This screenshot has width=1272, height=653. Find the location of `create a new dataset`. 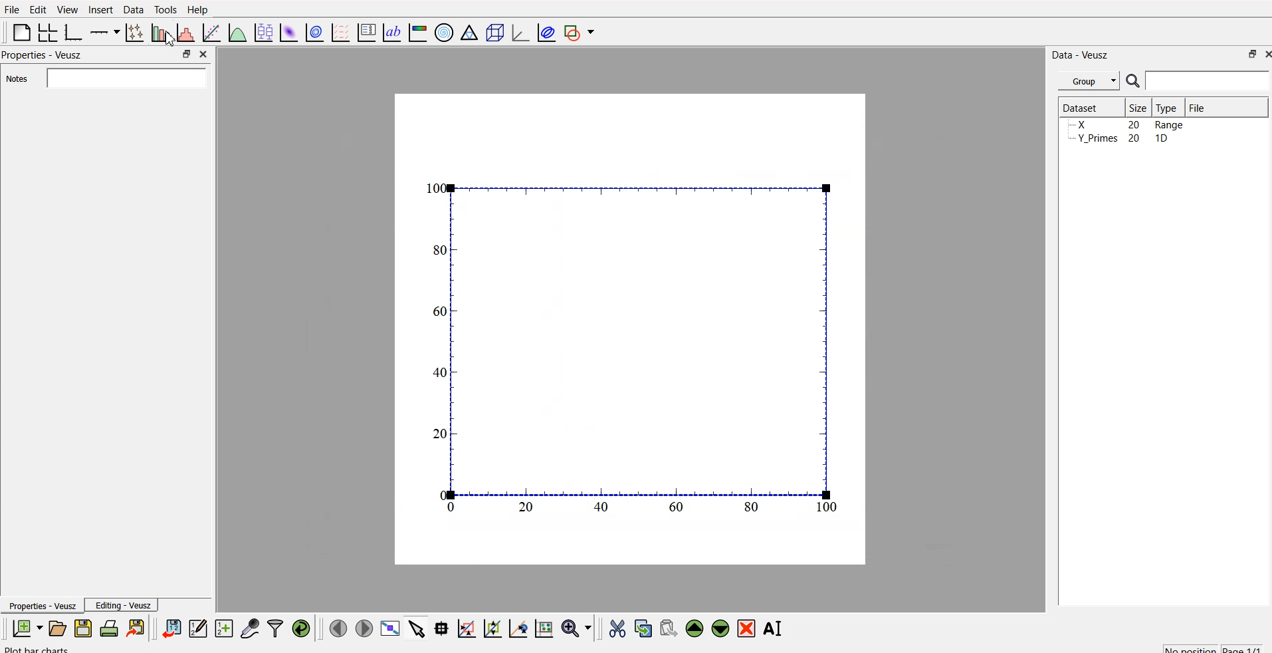

create a new dataset is located at coordinates (224, 630).